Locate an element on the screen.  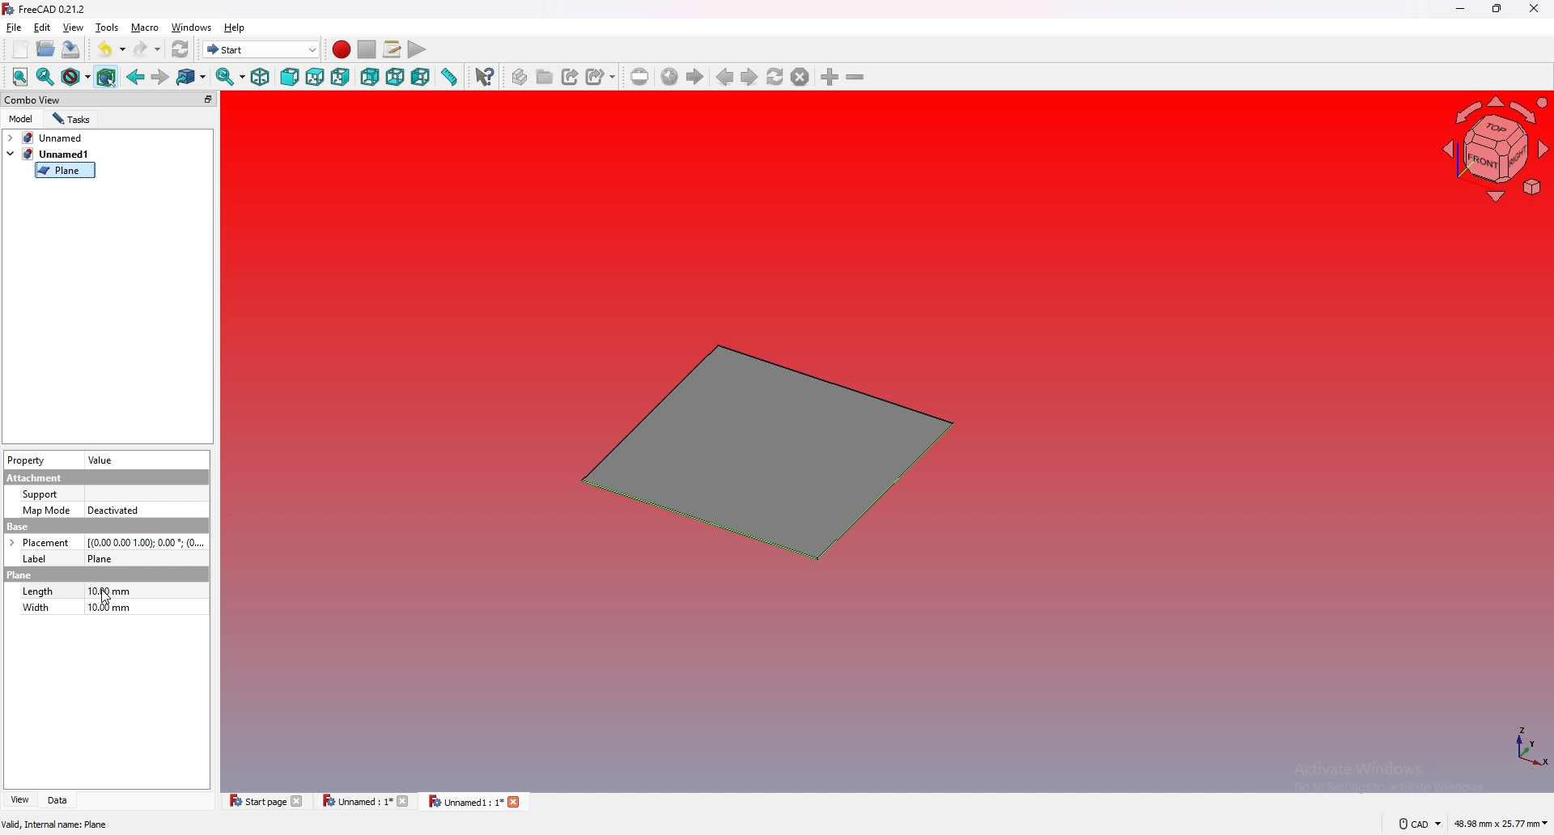
left is located at coordinates (421, 78).